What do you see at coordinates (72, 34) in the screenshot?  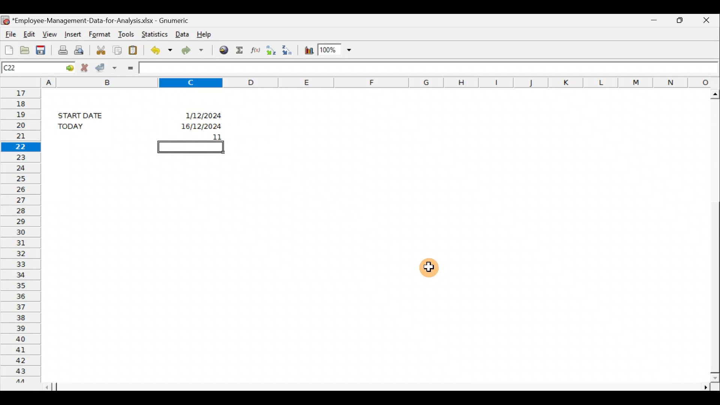 I see `Insert` at bounding box center [72, 34].